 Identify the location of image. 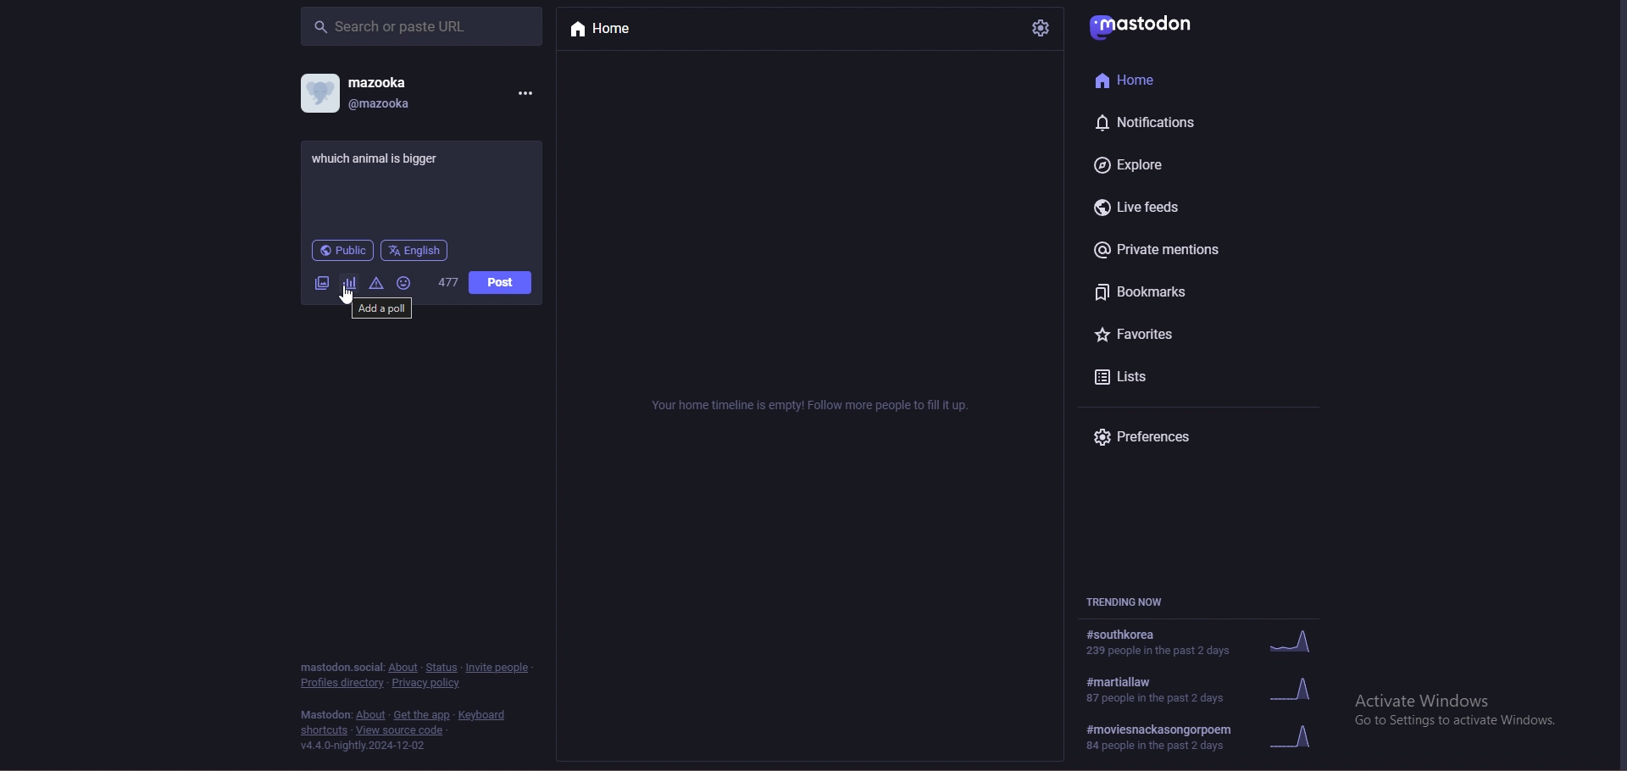
(319, 284).